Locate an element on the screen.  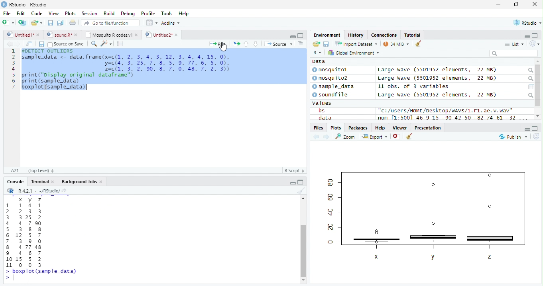
Go backward is located at coordinates (317, 137).